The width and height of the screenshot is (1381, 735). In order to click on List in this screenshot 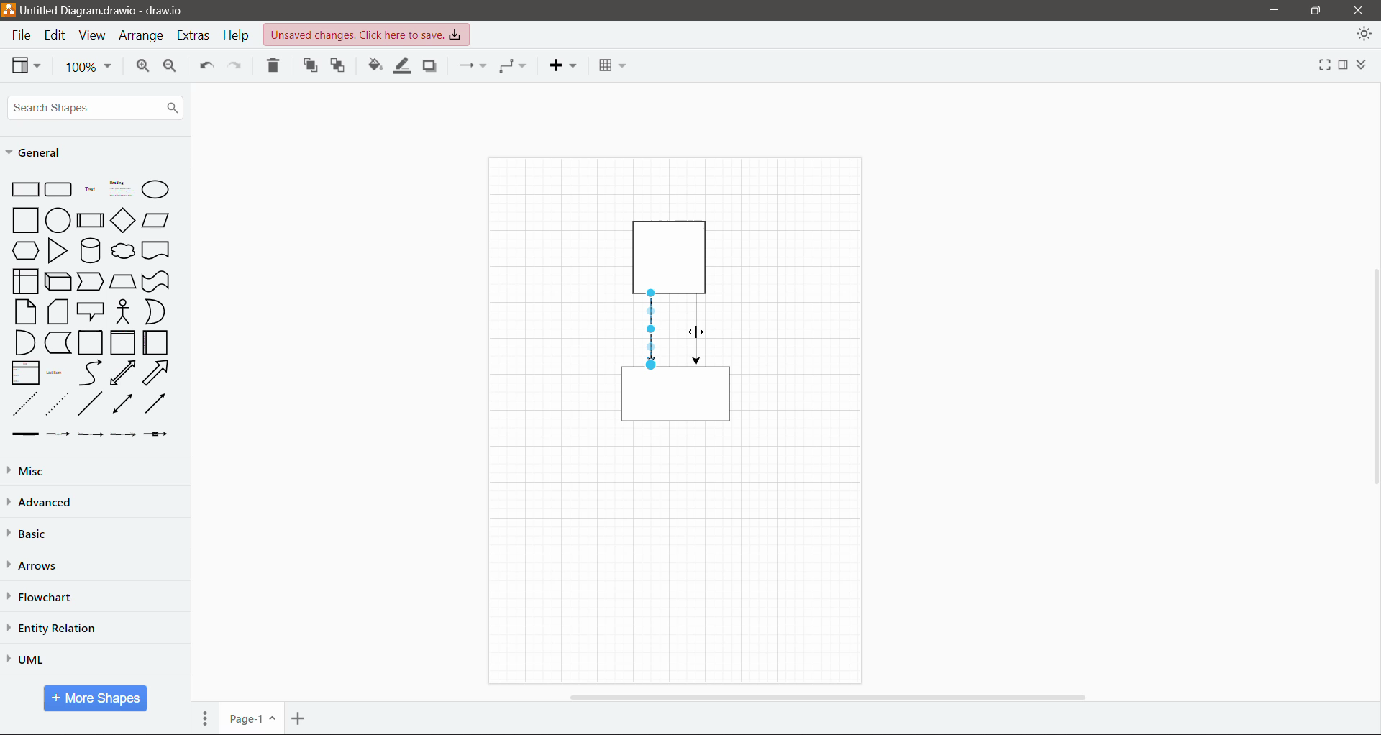, I will do `click(23, 372)`.